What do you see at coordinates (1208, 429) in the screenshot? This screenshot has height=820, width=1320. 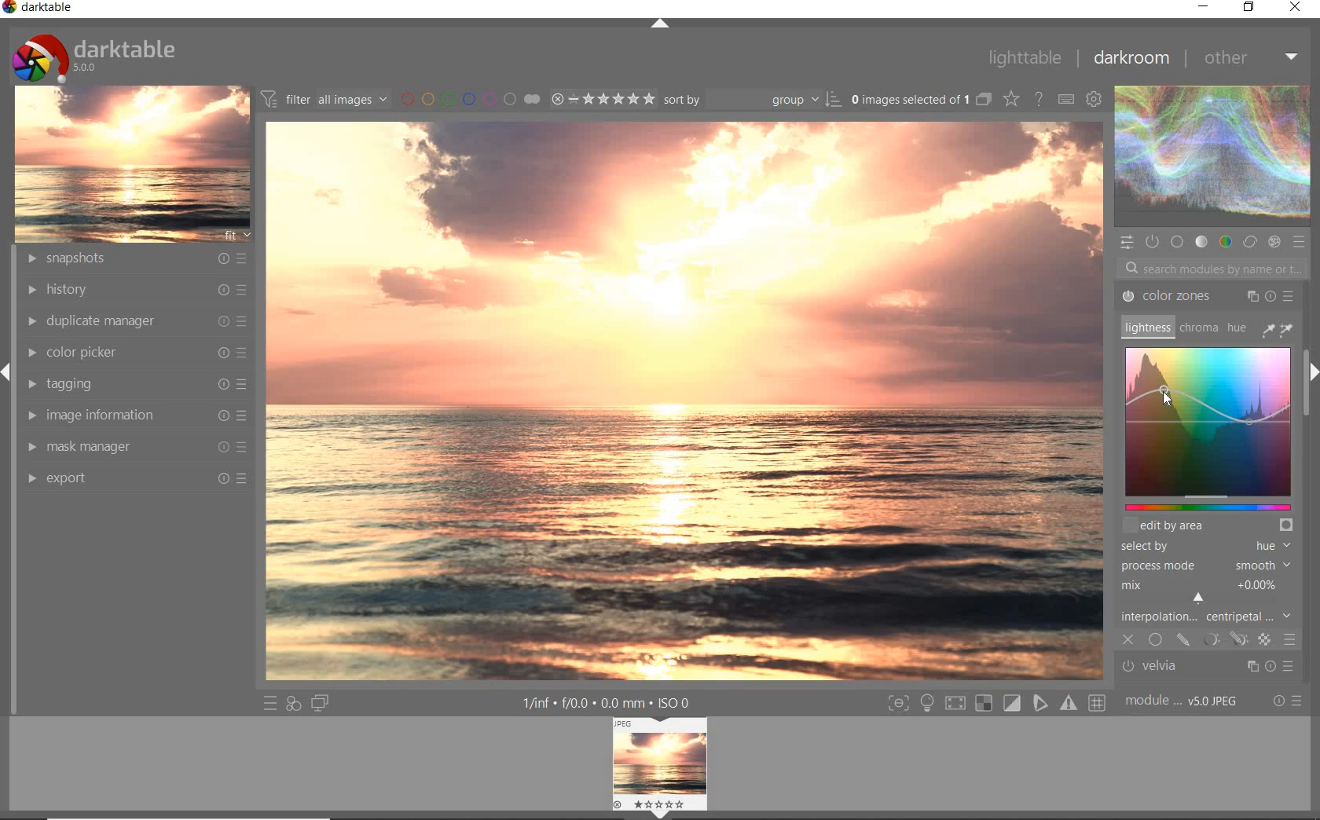 I see `COLOR ZONES MAP` at bounding box center [1208, 429].